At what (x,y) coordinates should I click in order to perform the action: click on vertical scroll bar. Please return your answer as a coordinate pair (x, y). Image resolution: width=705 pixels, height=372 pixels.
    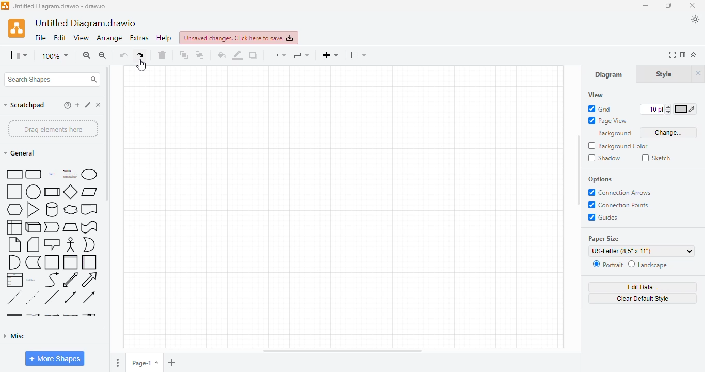
    Looking at the image, I should click on (107, 133).